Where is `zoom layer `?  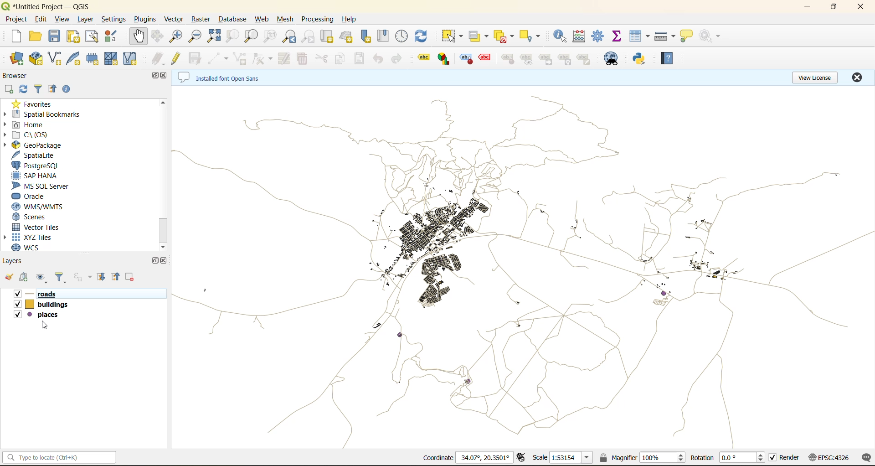
zoom layer  is located at coordinates (251, 36).